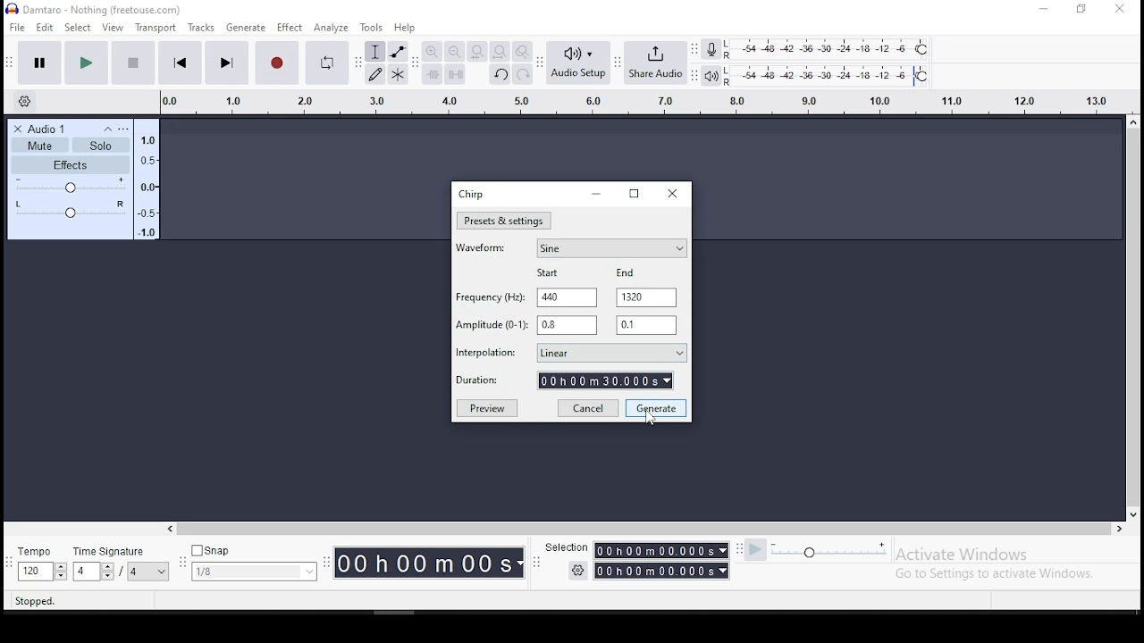 The width and height of the screenshot is (1144, 643). What do you see at coordinates (486, 407) in the screenshot?
I see `preview` at bounding box center [486, 407].